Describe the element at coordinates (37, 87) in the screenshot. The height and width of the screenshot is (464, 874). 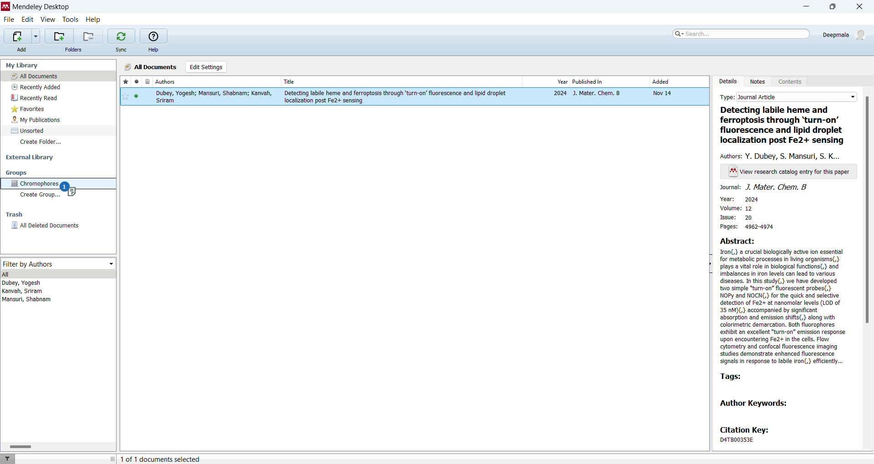
I see `recently added` at that location.